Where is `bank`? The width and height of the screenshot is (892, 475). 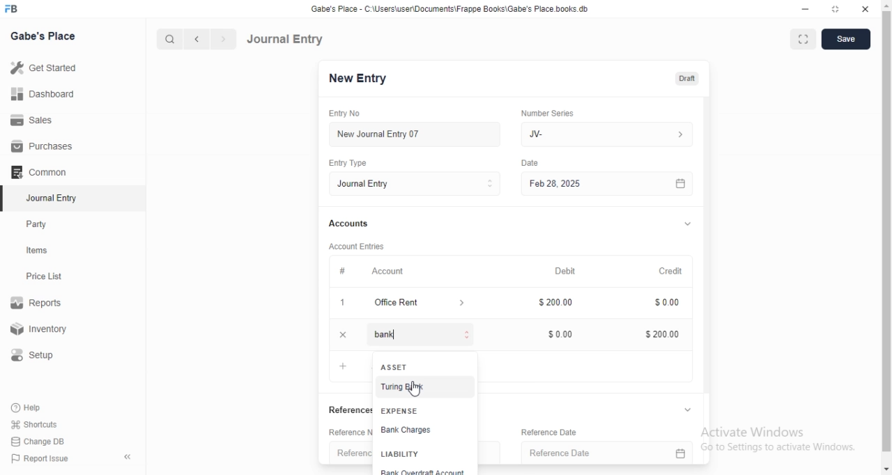
bank is located at coordinates (376, 337).